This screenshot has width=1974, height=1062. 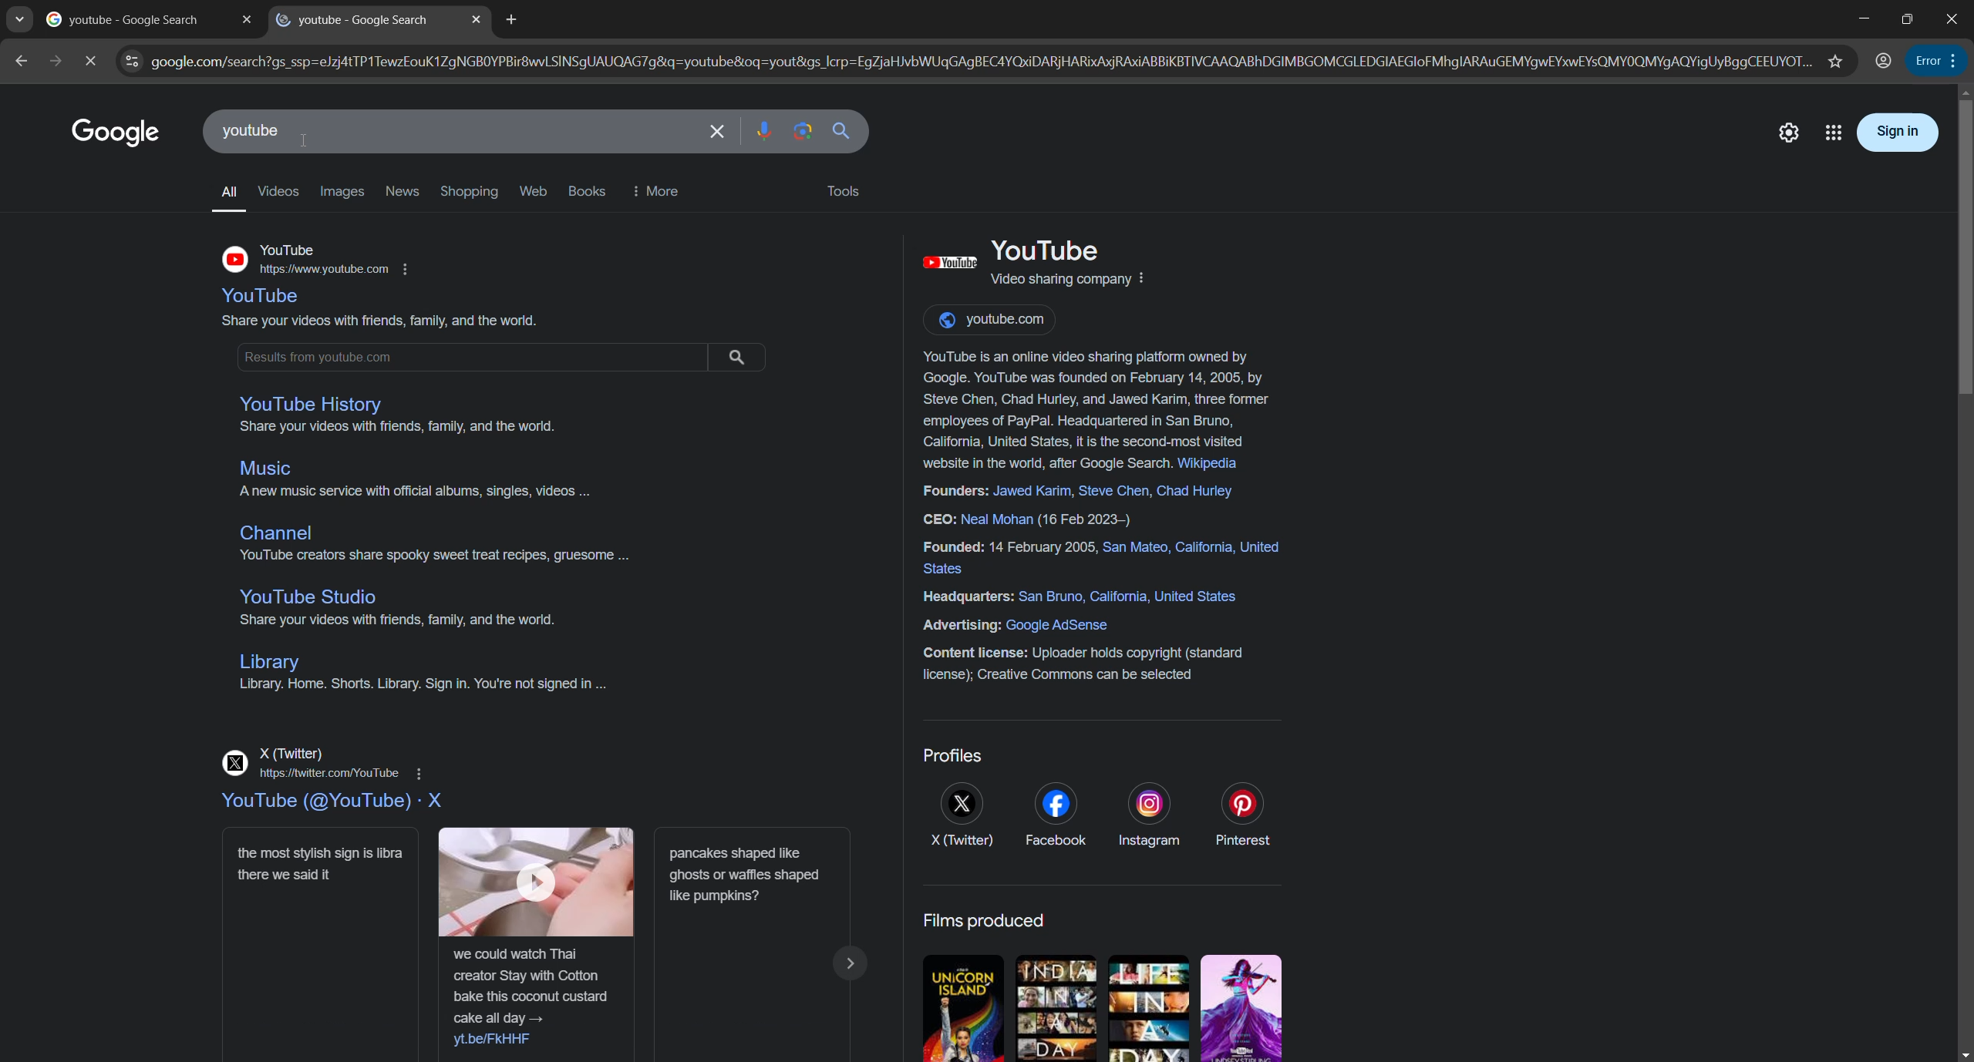 What do you see at coordinates (351, 22) in the screenshot?
I see `youtube google search` at bounding box center [351, 22].